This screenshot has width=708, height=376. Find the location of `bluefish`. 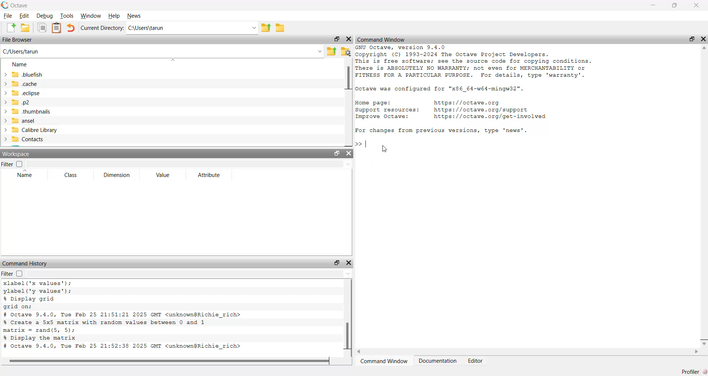

bluefish is located at coordinates (24, 74).